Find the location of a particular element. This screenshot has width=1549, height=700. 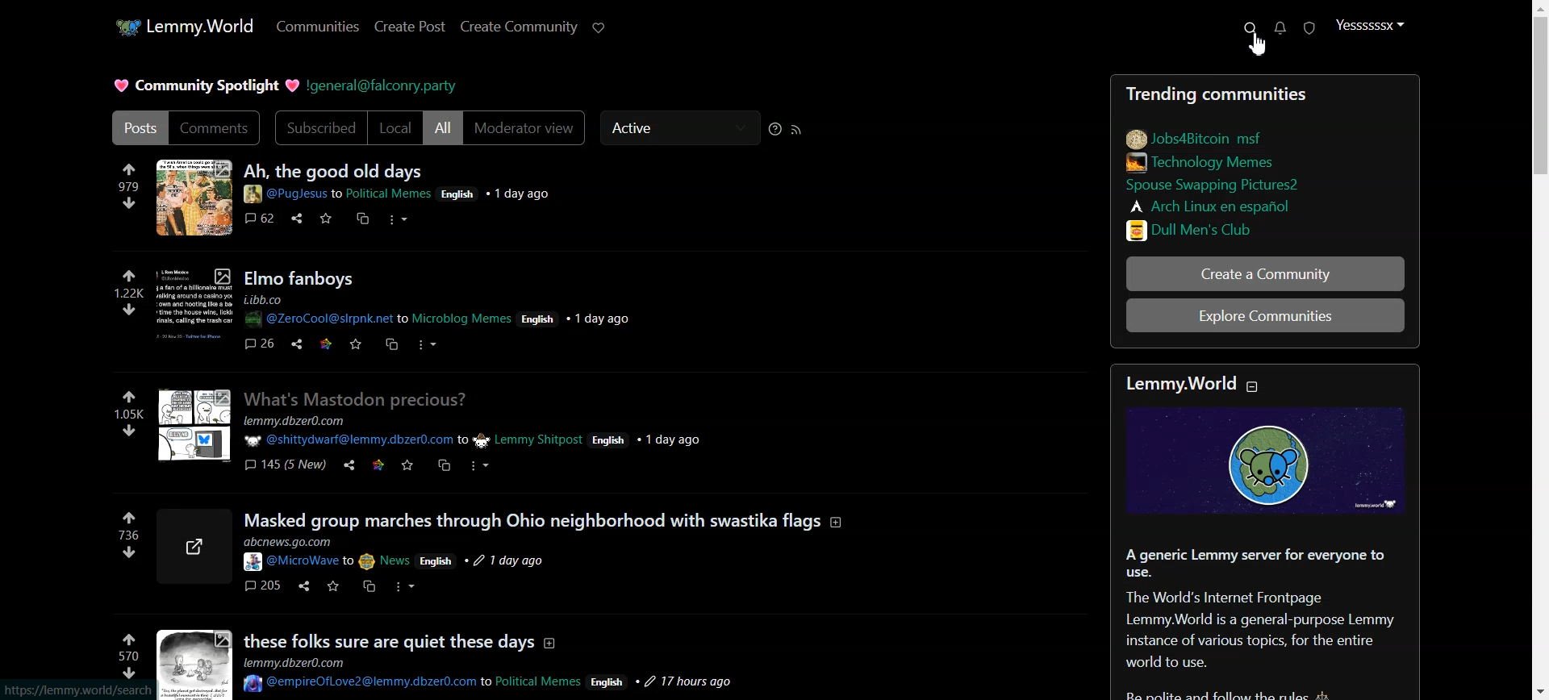

link is located at coordinates (75, 689).